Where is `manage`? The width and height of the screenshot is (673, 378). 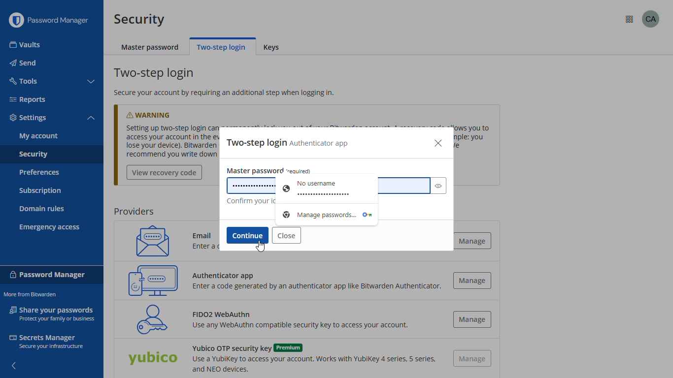 manage is located at coordinates (472, 319).